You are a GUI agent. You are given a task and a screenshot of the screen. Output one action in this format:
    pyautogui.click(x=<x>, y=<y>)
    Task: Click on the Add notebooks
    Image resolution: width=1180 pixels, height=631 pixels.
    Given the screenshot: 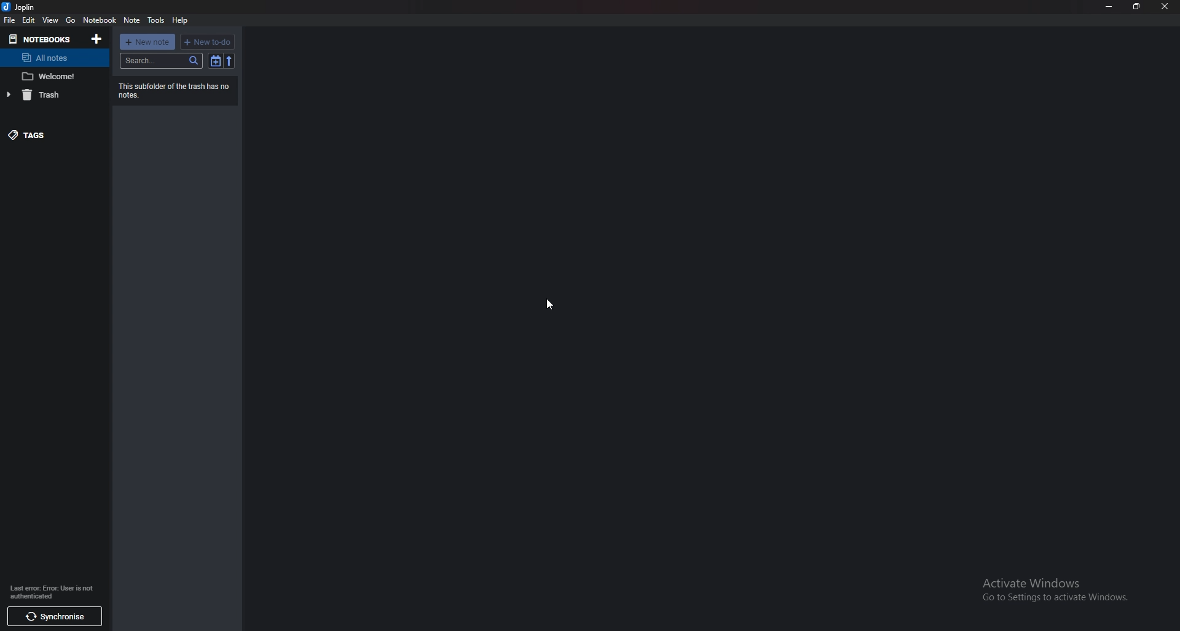 What is the action you would take?
    pyautogui.click(x=96, y=39)
    